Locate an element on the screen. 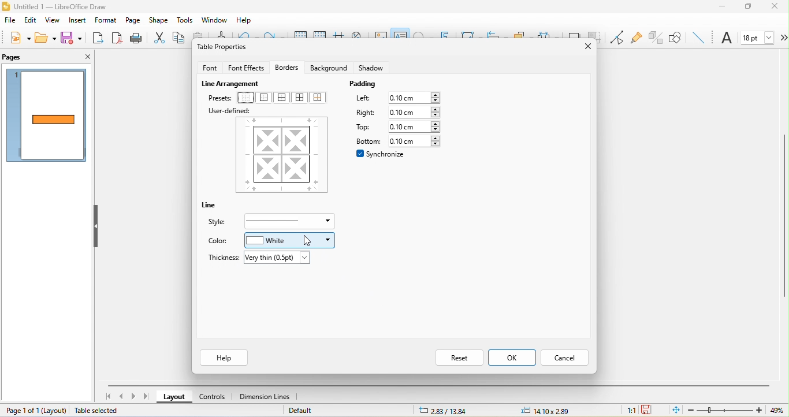 The width and height of the screenshot is (789, 417). outer border only is located at coordinates (266, 98).